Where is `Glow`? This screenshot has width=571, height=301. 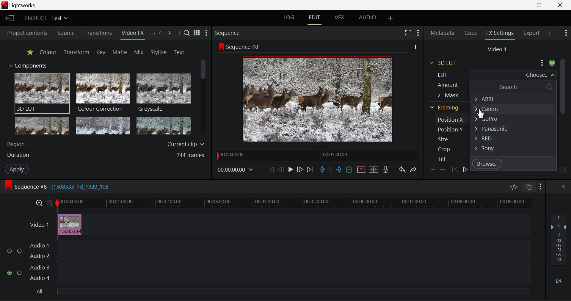
Glow is located at coordinates (42, 126).